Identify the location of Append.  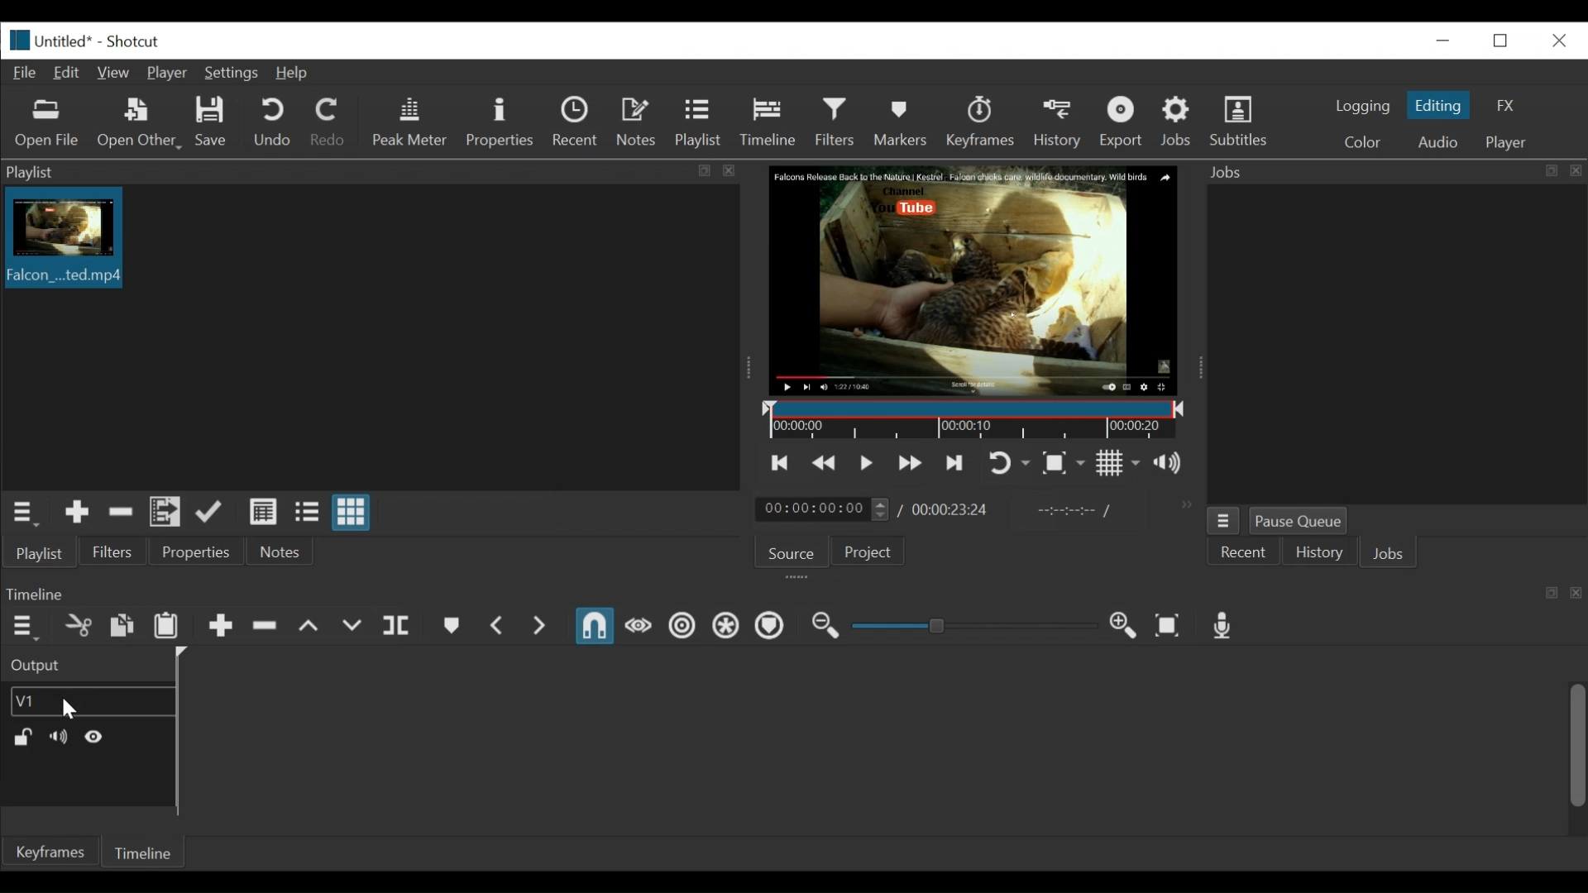
(220, 628).